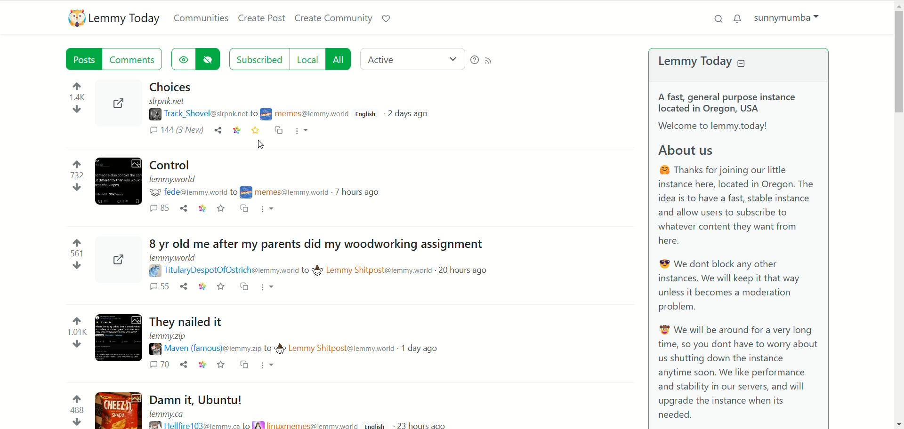 The image size is (904, 429). I want to click on RSS, so click(491, 61).